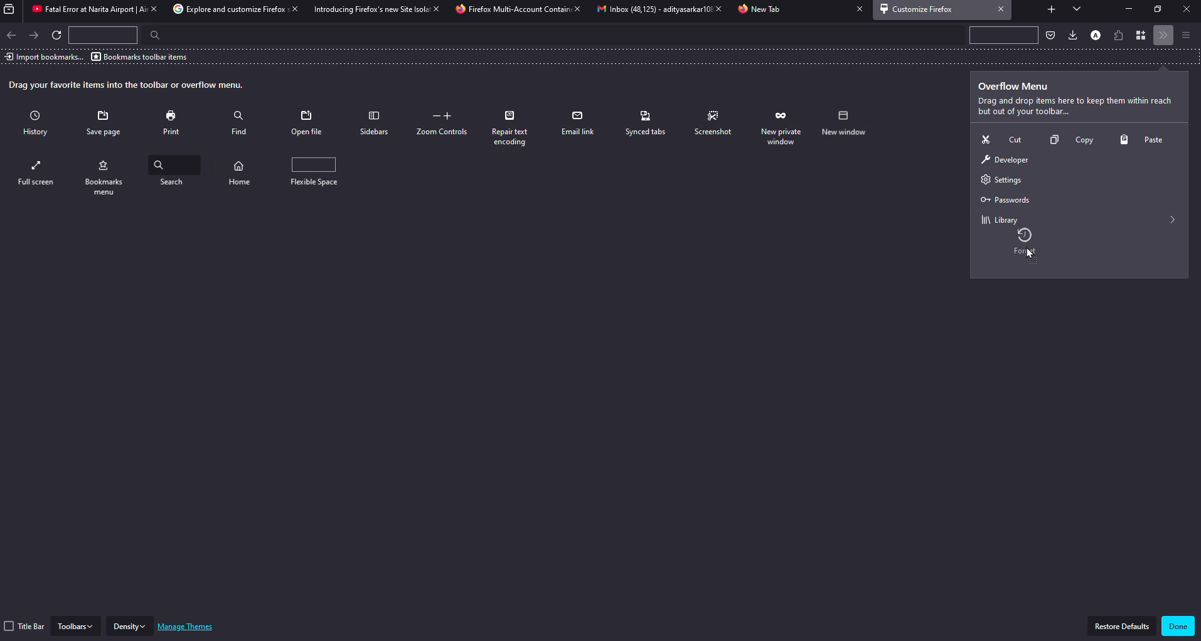 This screenshot has height=641, width=1201. What do you see at coordinates (1178, 626) in the screenshot?
I see `done` at bounding box center [1178, 626].